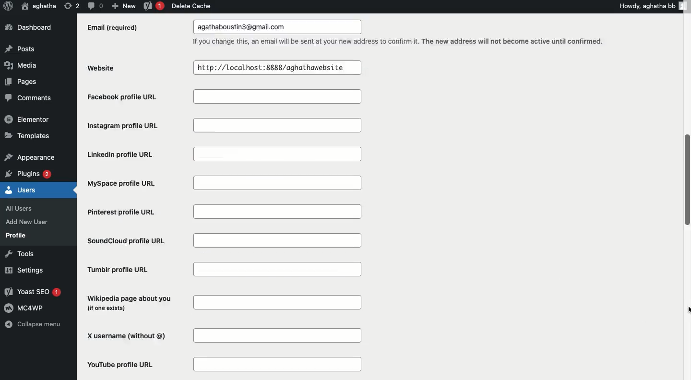 This screenshot has width=691, height=380. What do you see at coordinates (222, 336) in the screenshot?
I see `X username` at bounding box center [222, 336].